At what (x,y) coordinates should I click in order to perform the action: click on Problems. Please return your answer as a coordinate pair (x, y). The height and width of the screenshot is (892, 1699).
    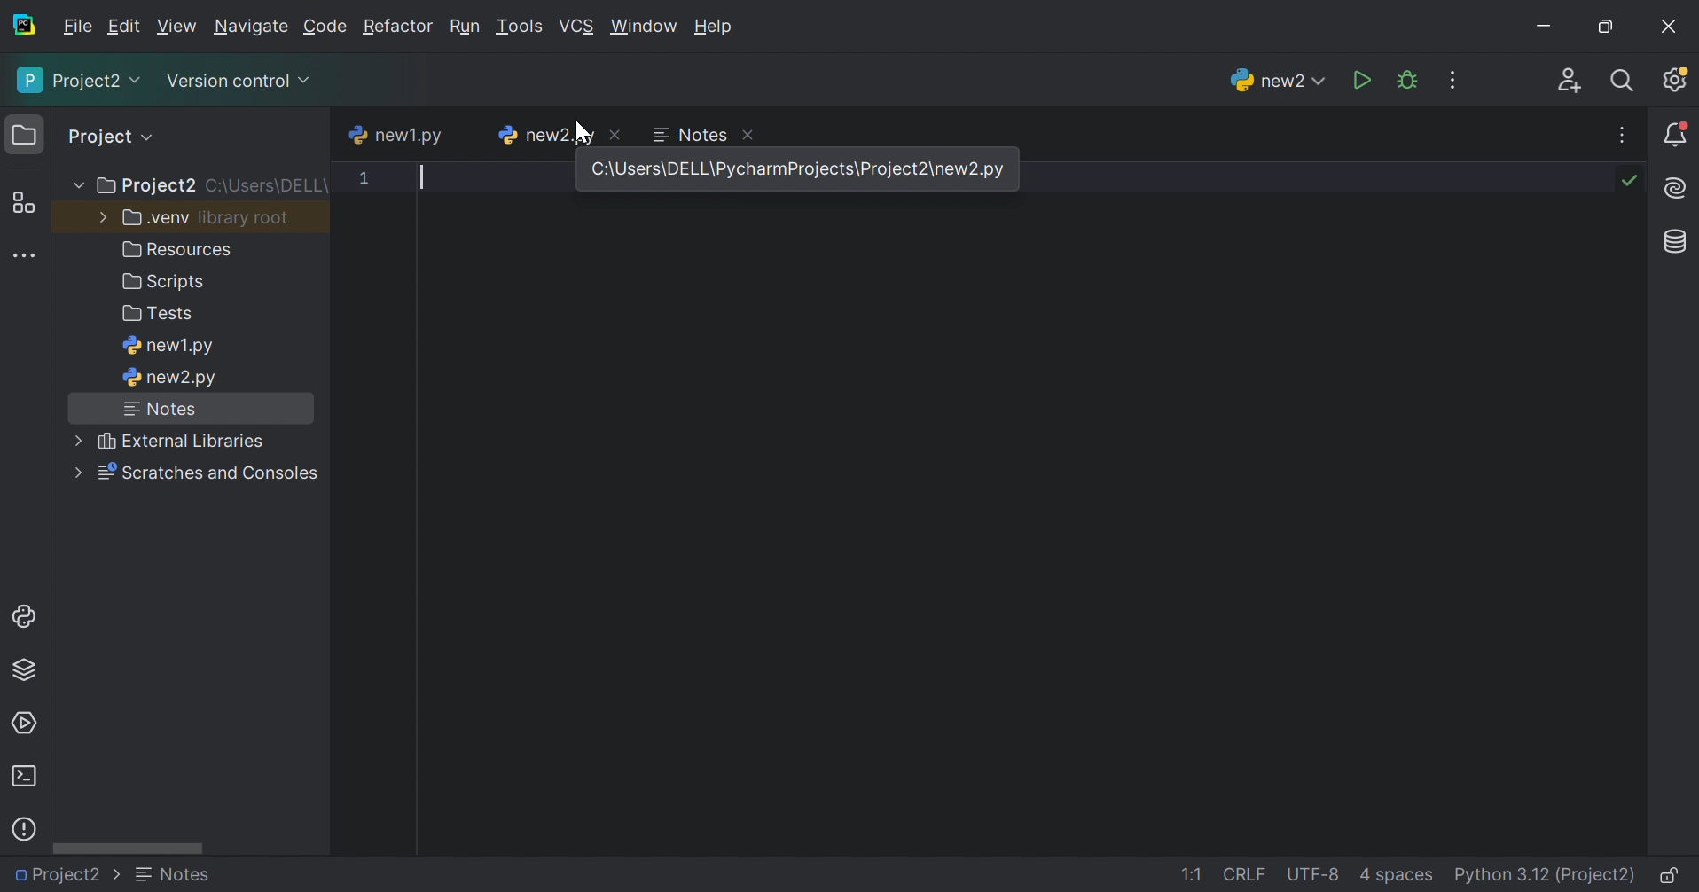
    Looking at the image, I should click on (27, 826).